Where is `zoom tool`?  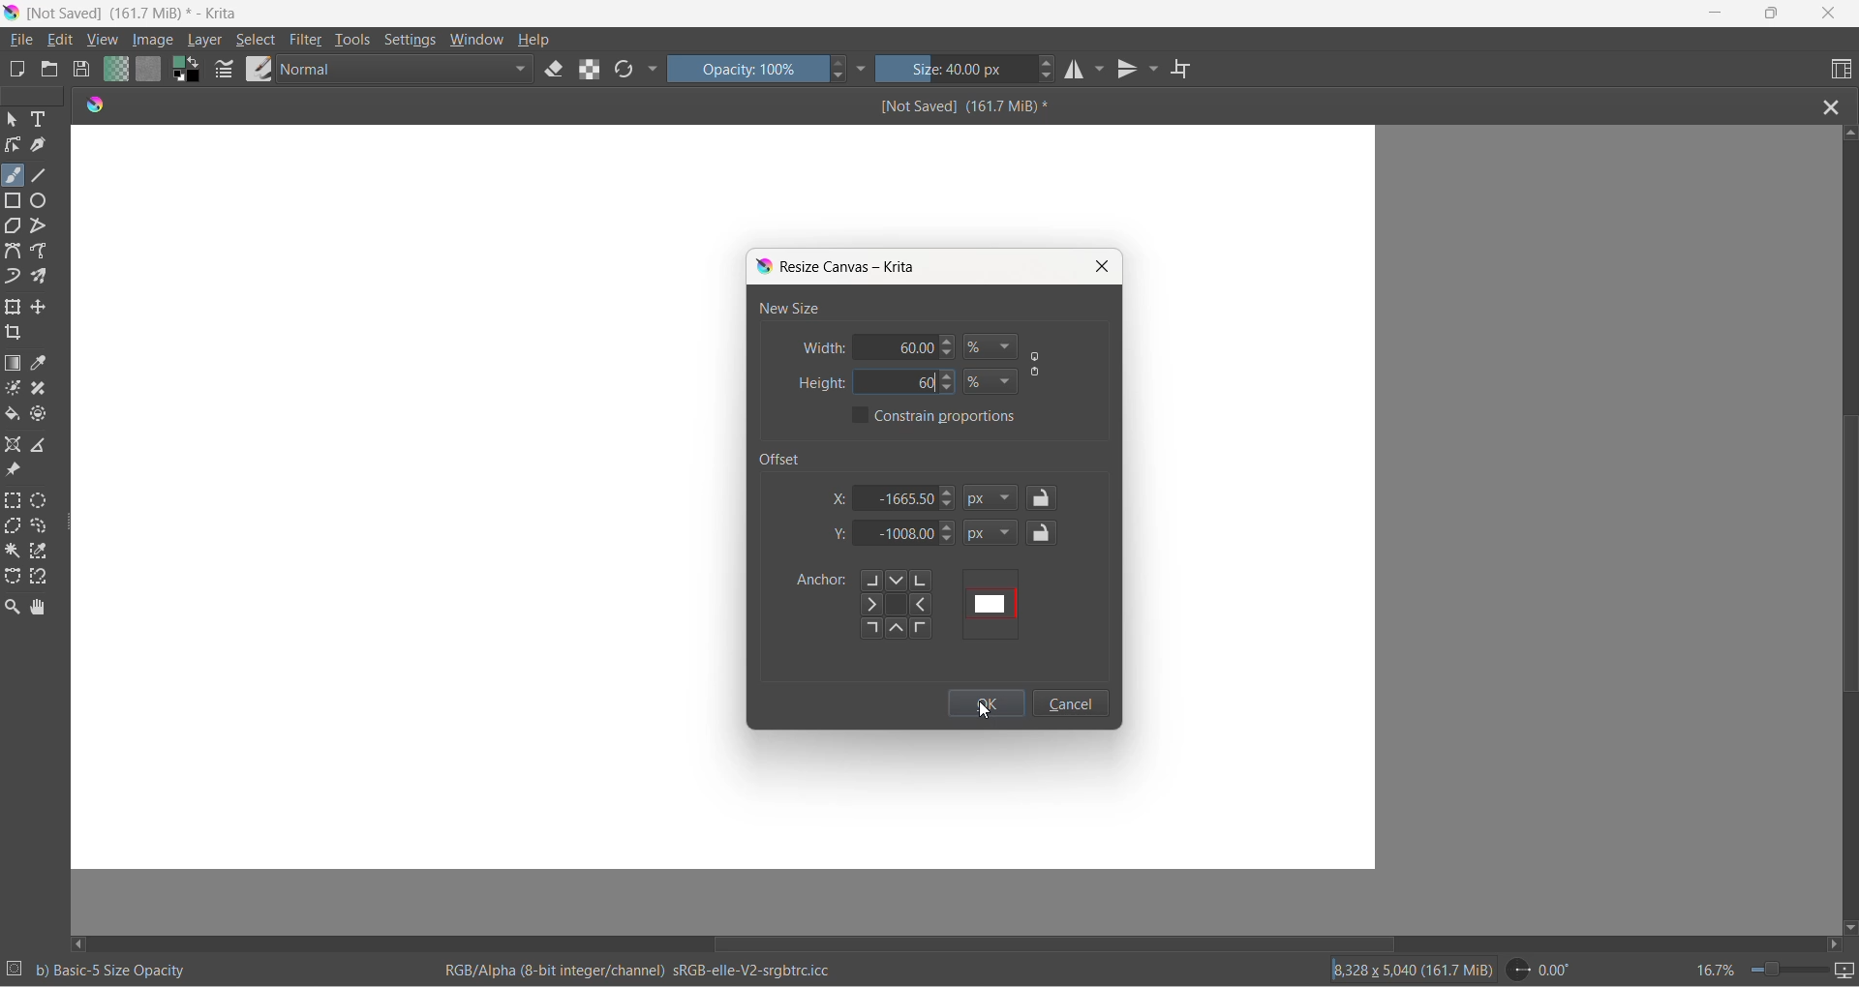
zoom tool is located at coordinates (15, 607).